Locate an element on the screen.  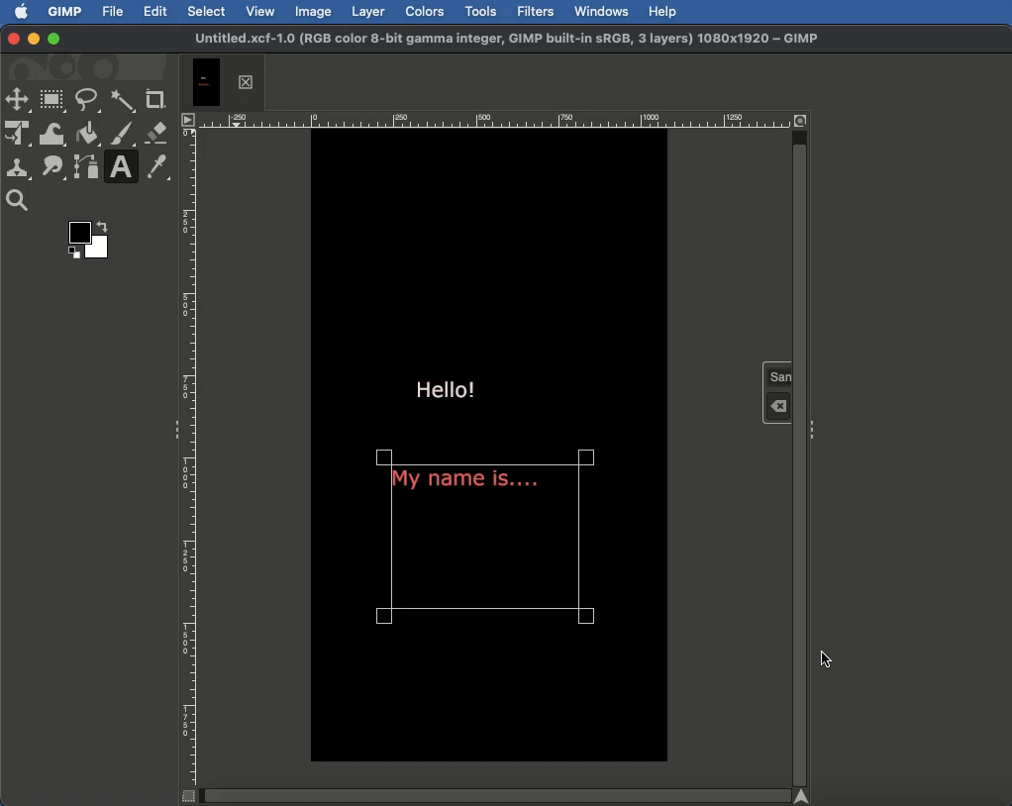
Image is located at coordinates (314, 12).